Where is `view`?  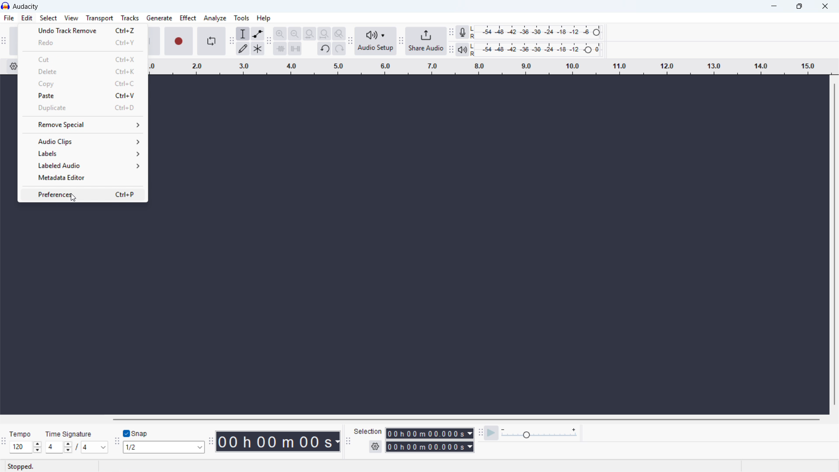
view is located at coordinates (71, 18).